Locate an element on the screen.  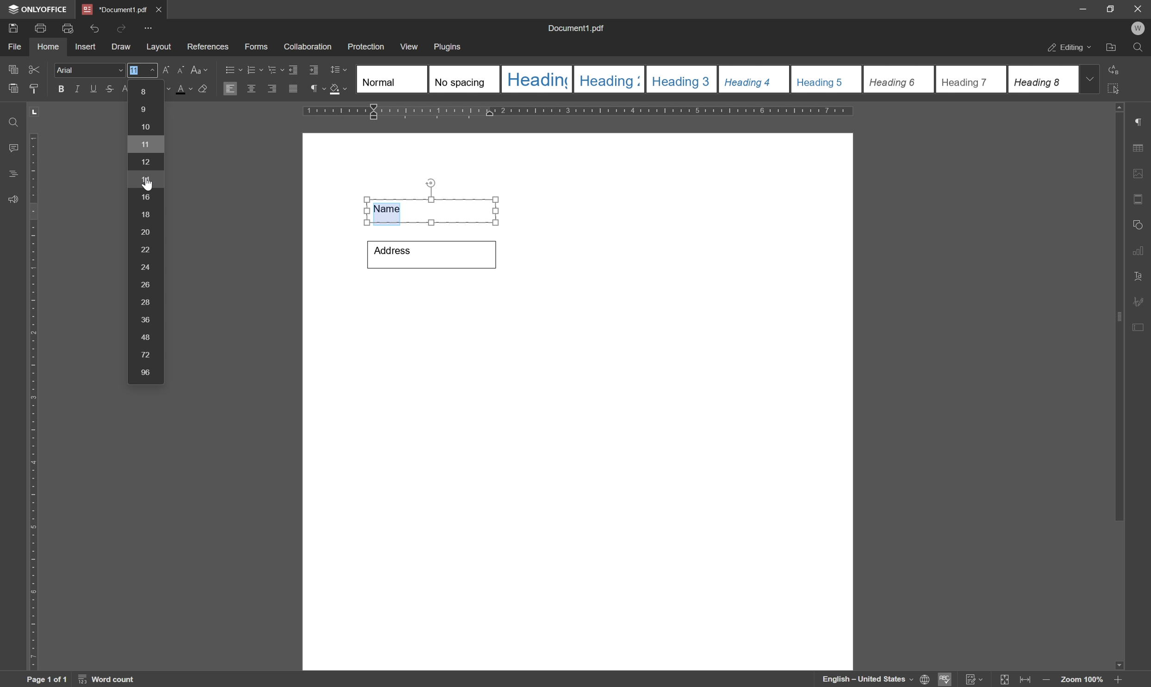
scroll bar is located at coordinates (1120, 311).